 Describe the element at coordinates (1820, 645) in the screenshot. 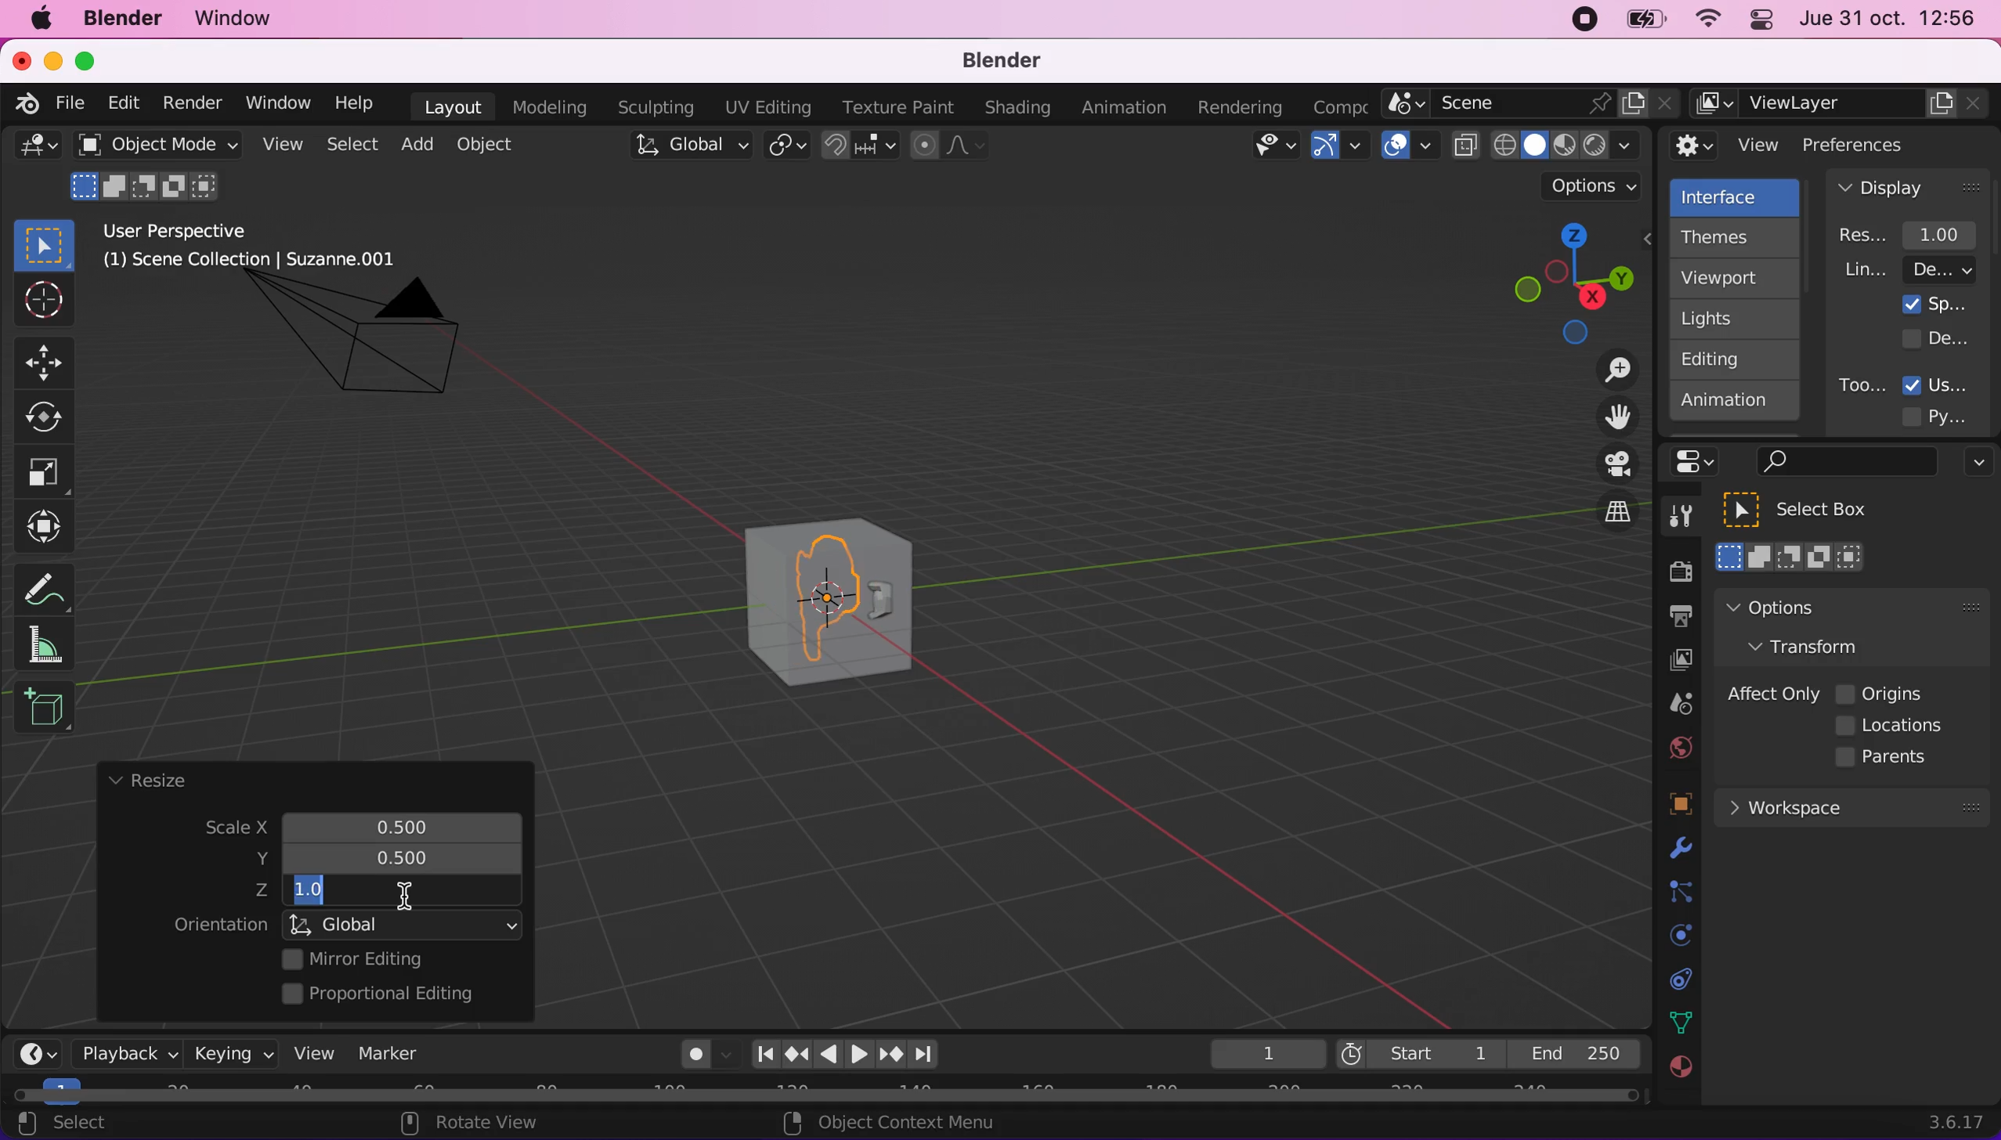

I see `transform` at that location.